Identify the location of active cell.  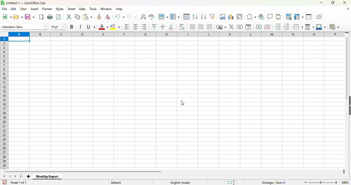
(19, 39).